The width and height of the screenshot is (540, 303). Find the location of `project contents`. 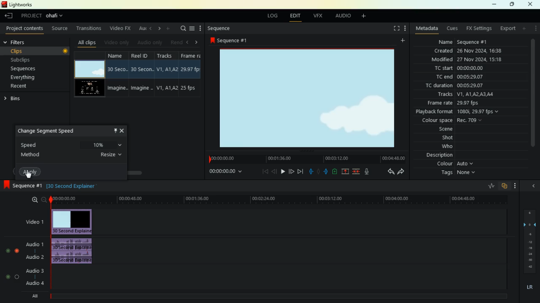

project contents is located at coordinates (27, 29).